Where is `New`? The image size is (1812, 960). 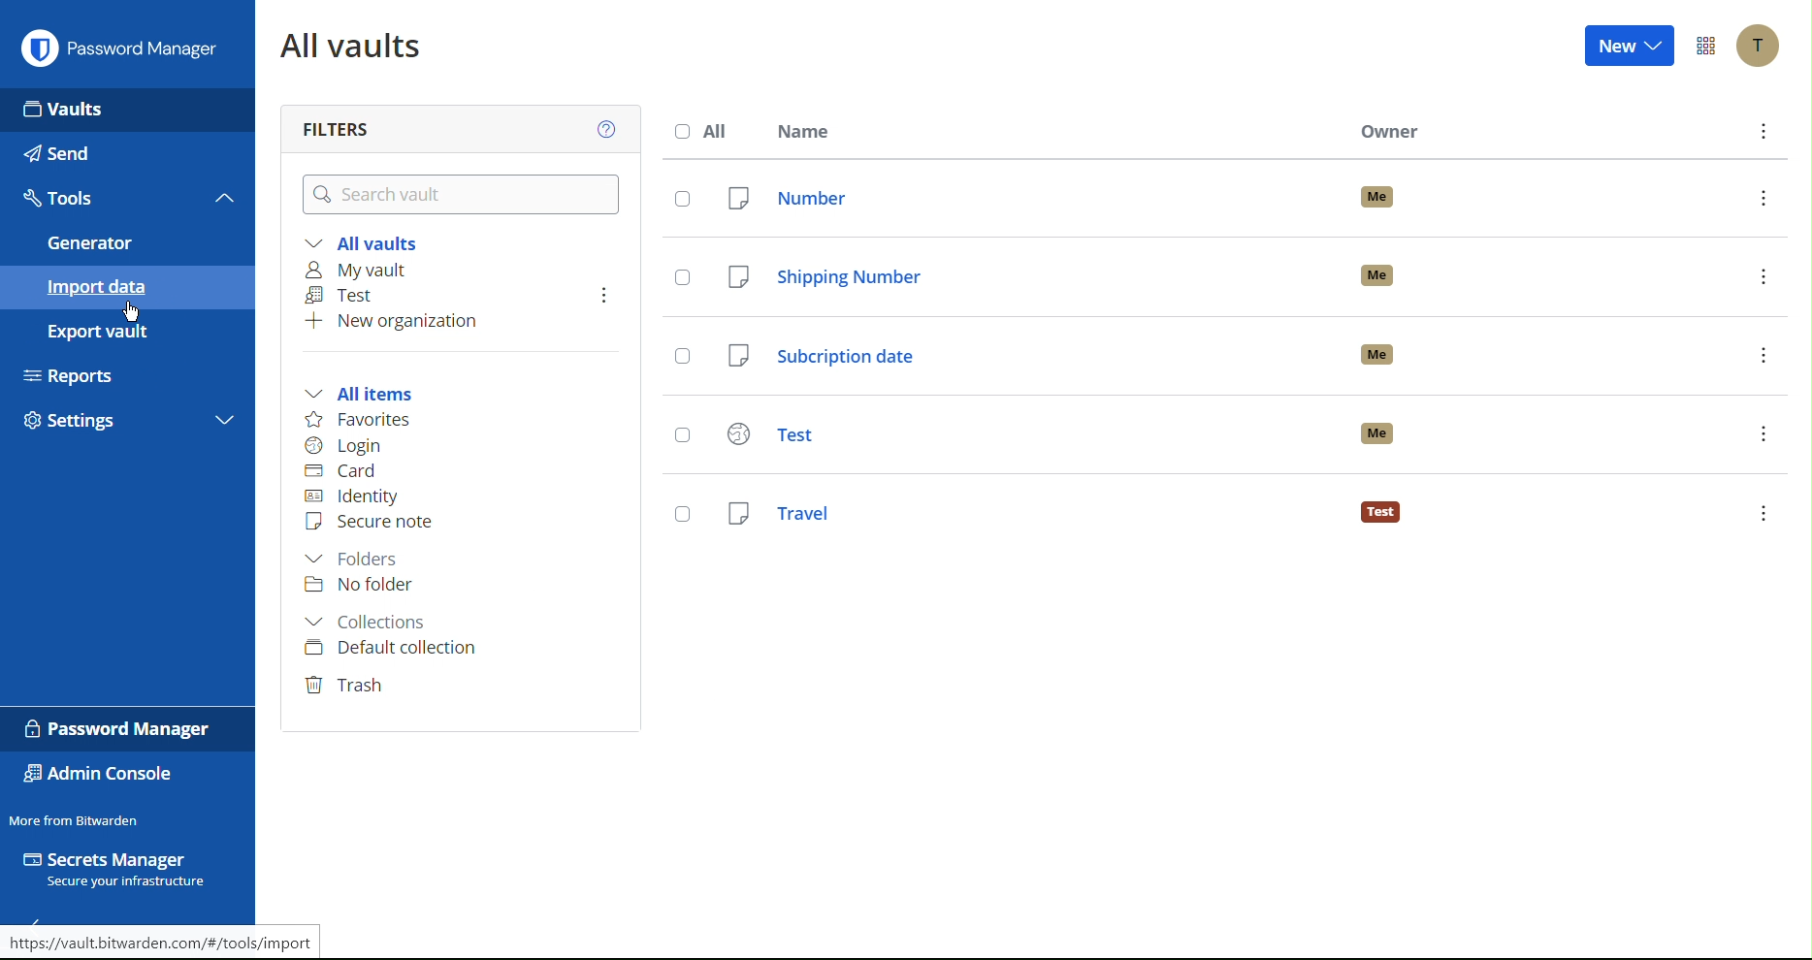 New is located at coordinates (1633, 45).